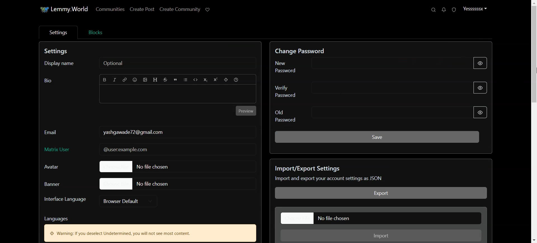 The width and height of the screenshot is (537, 243). Describe the element at coordinates (532, 122) in the screenshot. I see `Scroll bar` at that location.